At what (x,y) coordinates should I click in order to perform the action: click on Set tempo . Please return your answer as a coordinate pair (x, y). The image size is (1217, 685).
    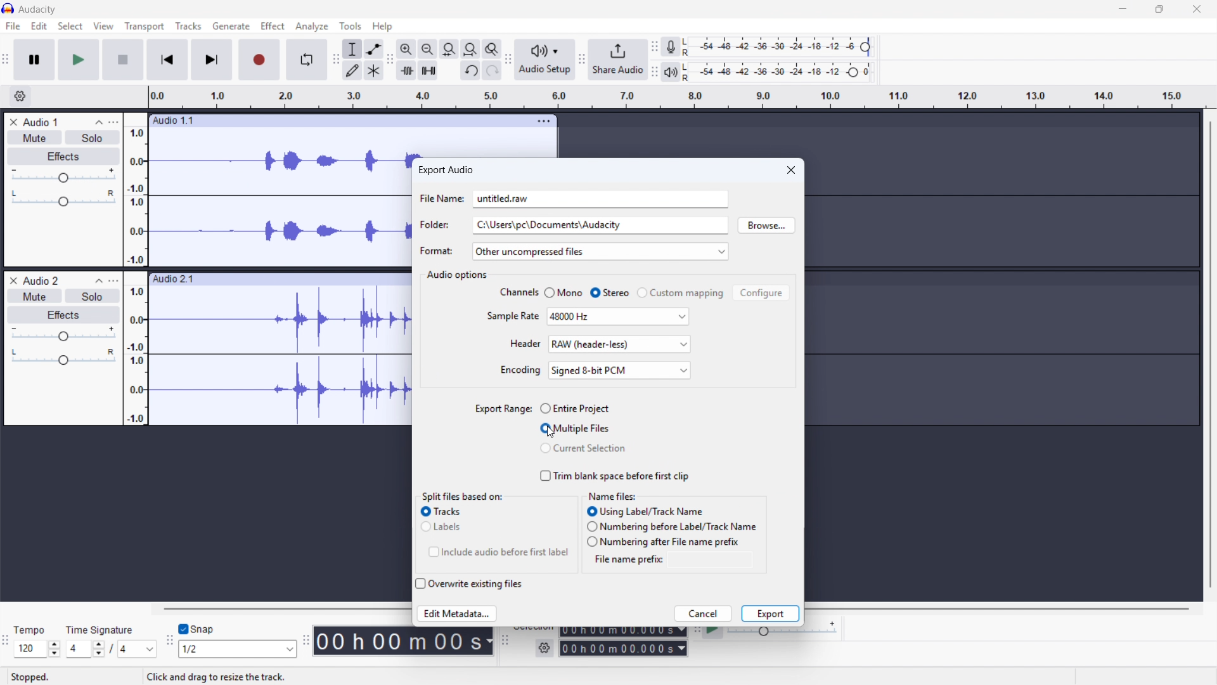
    Looking at the image, I should click on (37, 649).